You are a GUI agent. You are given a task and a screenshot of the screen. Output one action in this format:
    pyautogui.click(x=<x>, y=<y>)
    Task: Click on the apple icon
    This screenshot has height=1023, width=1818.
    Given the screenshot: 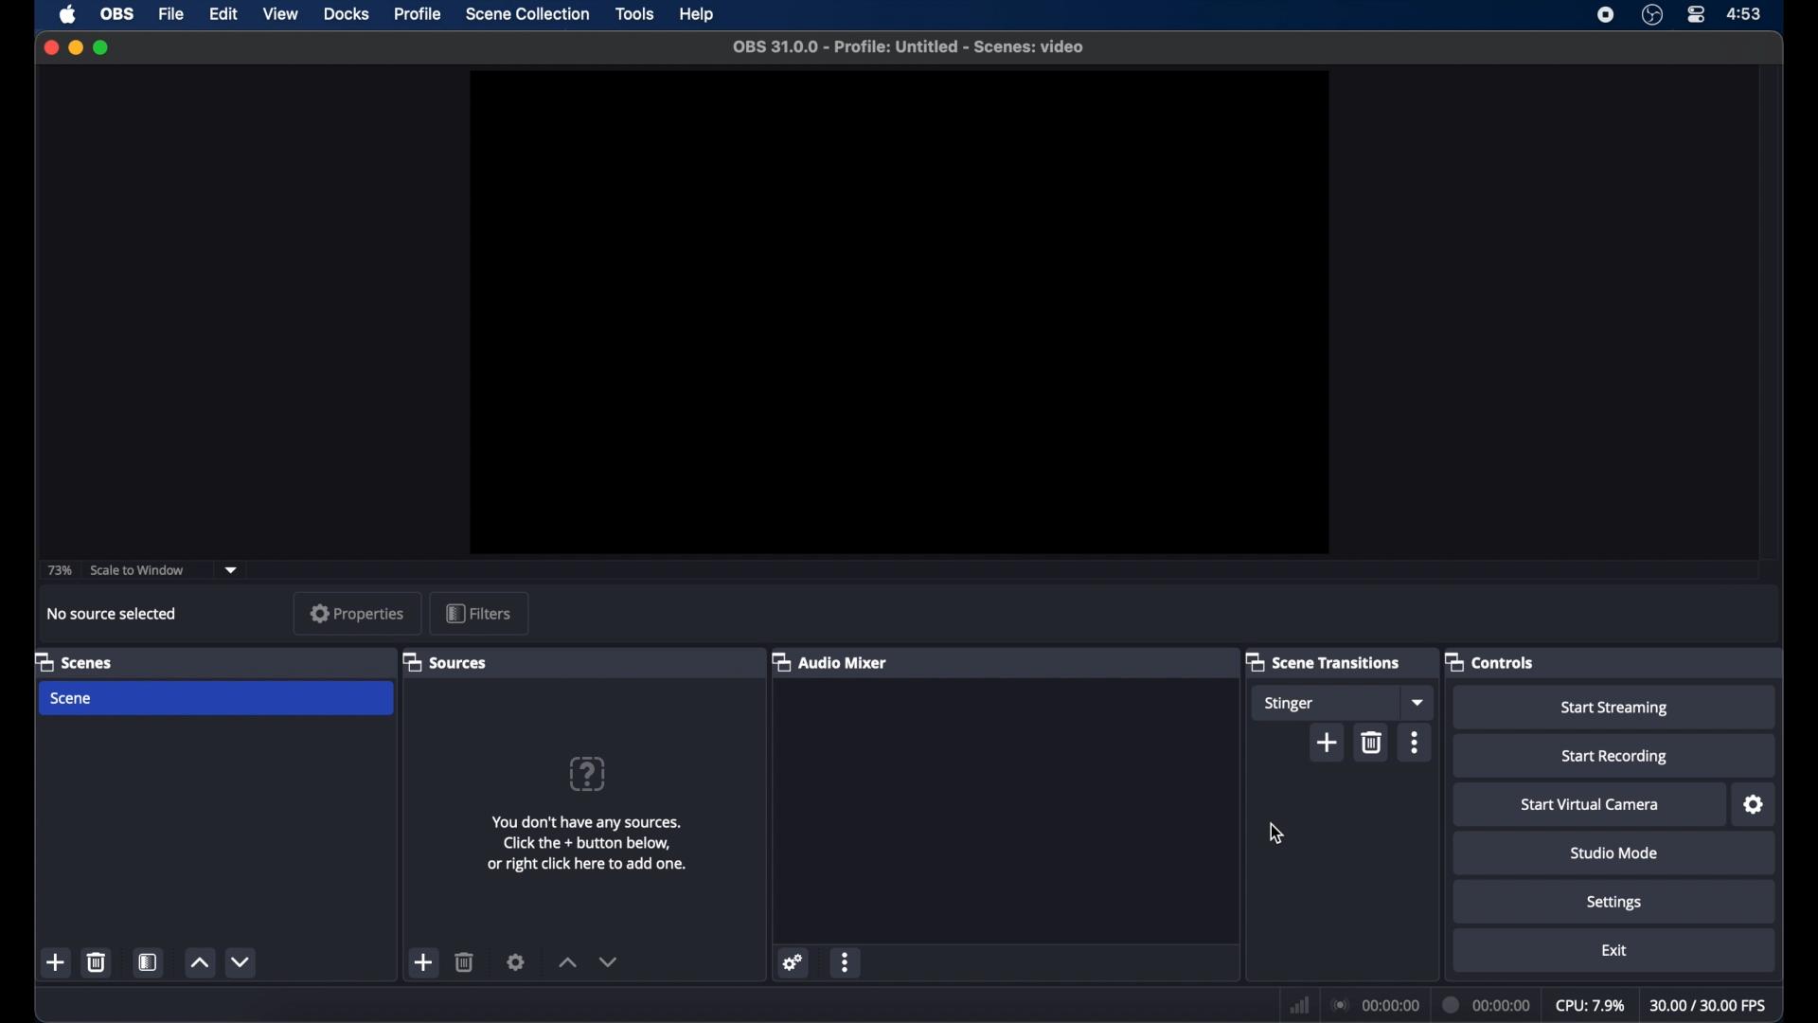 What is the action you would take?
    pyautogui.click(x=68, y=15)
    